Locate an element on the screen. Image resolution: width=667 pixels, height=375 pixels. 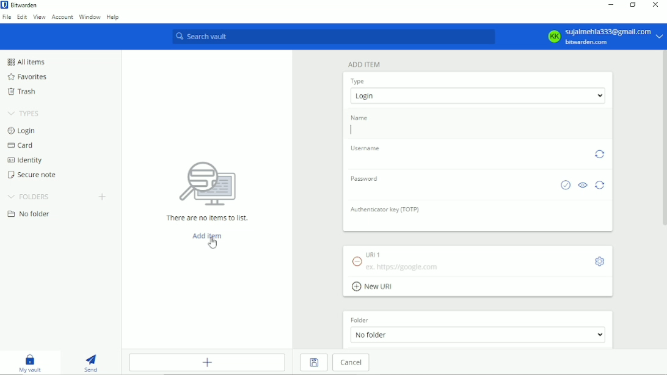
Toggle options is located at coordinates (599, 261).